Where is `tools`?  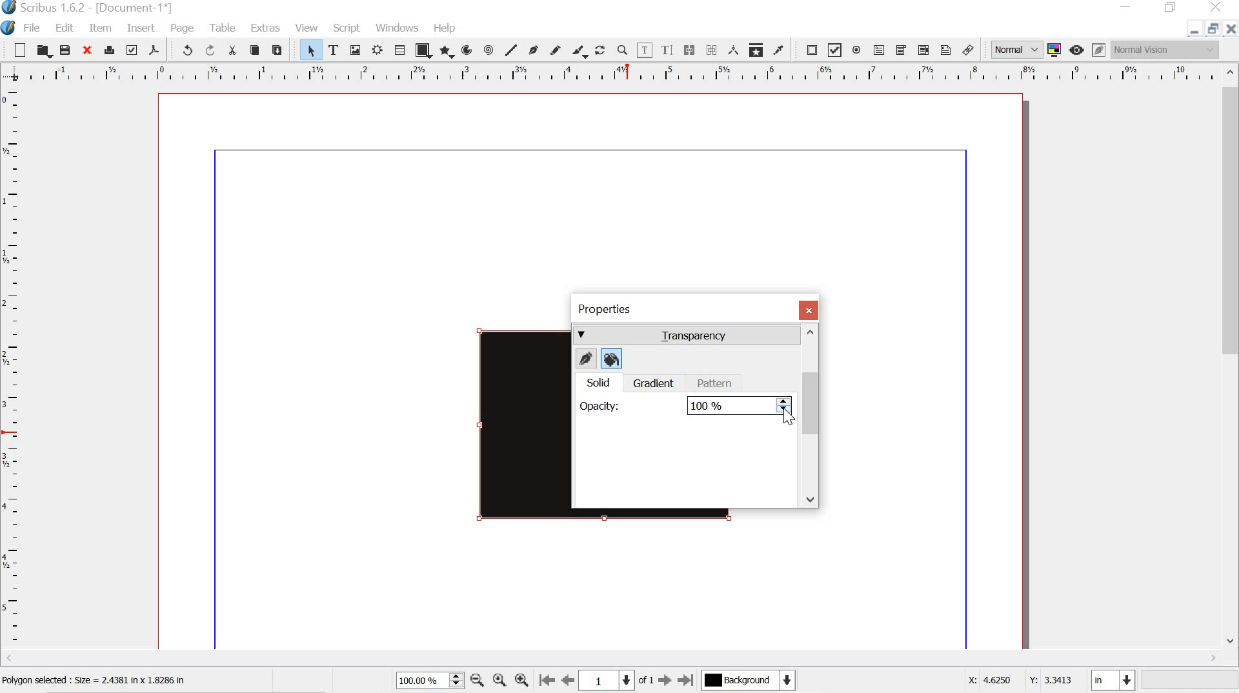
tools is located at coordinates (223, 26).